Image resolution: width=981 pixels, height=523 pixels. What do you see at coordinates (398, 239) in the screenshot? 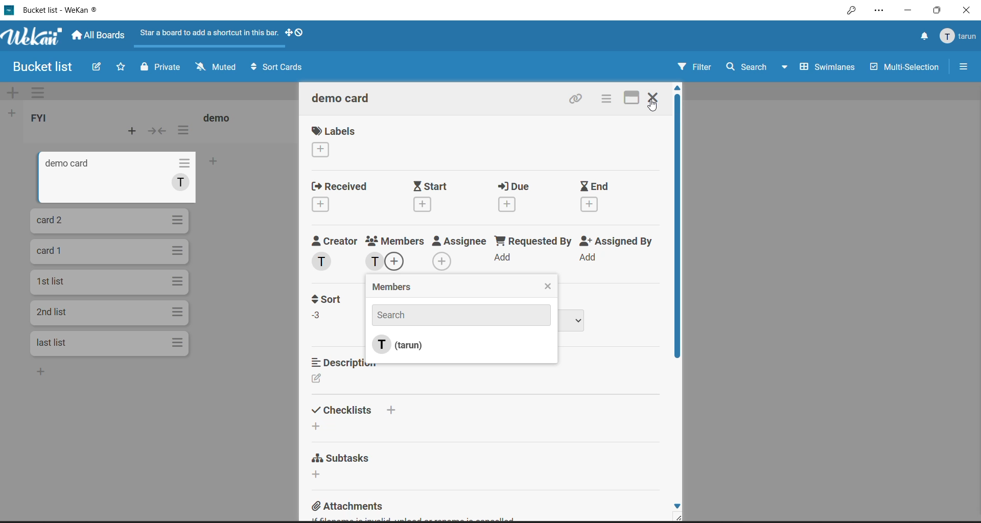
I see `members` at bounding box center [398, 239].